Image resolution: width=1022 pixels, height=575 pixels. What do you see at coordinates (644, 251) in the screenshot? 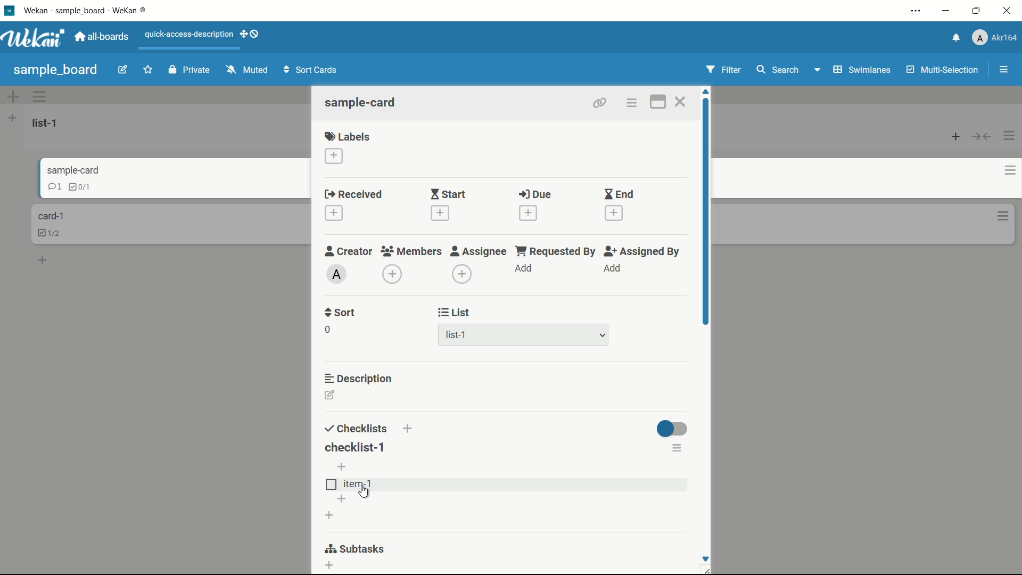
I see `assigned by` at bounding box center [644, 251].